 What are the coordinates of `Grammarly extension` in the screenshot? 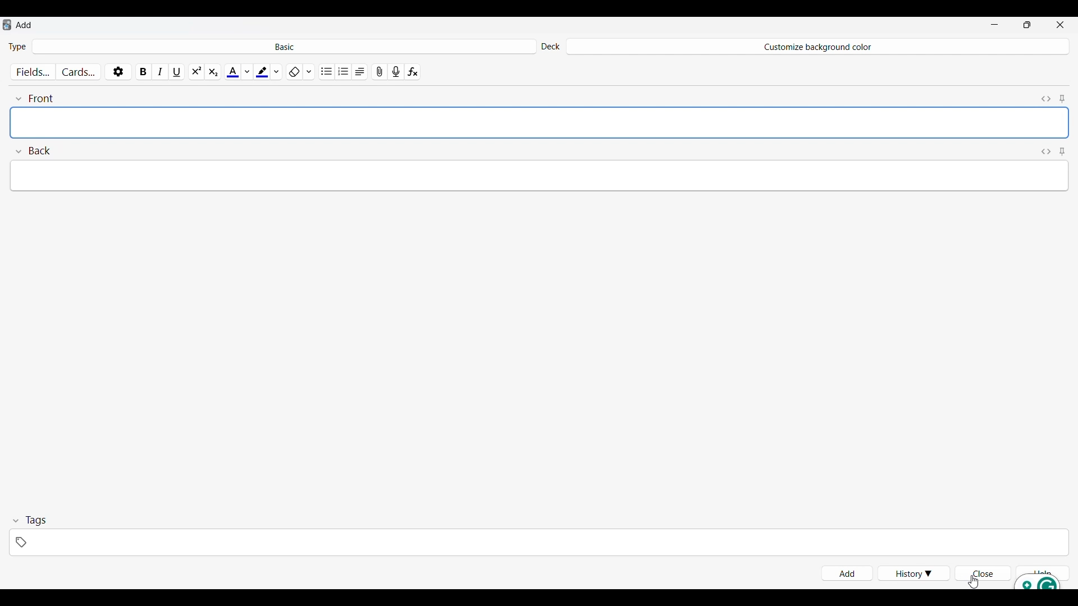 It's located at (1037, 582).